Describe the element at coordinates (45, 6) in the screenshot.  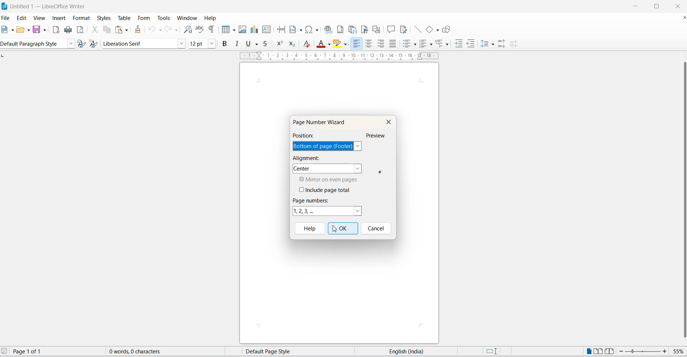
I see `Untitled 1 - Libre Office Writer` at that location.